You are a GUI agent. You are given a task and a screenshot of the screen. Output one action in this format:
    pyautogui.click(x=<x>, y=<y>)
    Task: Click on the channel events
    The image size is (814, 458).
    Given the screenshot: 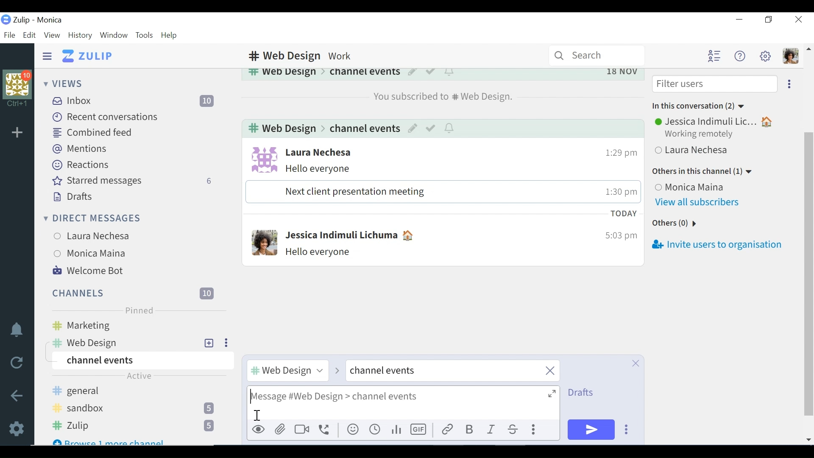 What is the action you would take?
    pyautogui.click(x=364, y=128)
    